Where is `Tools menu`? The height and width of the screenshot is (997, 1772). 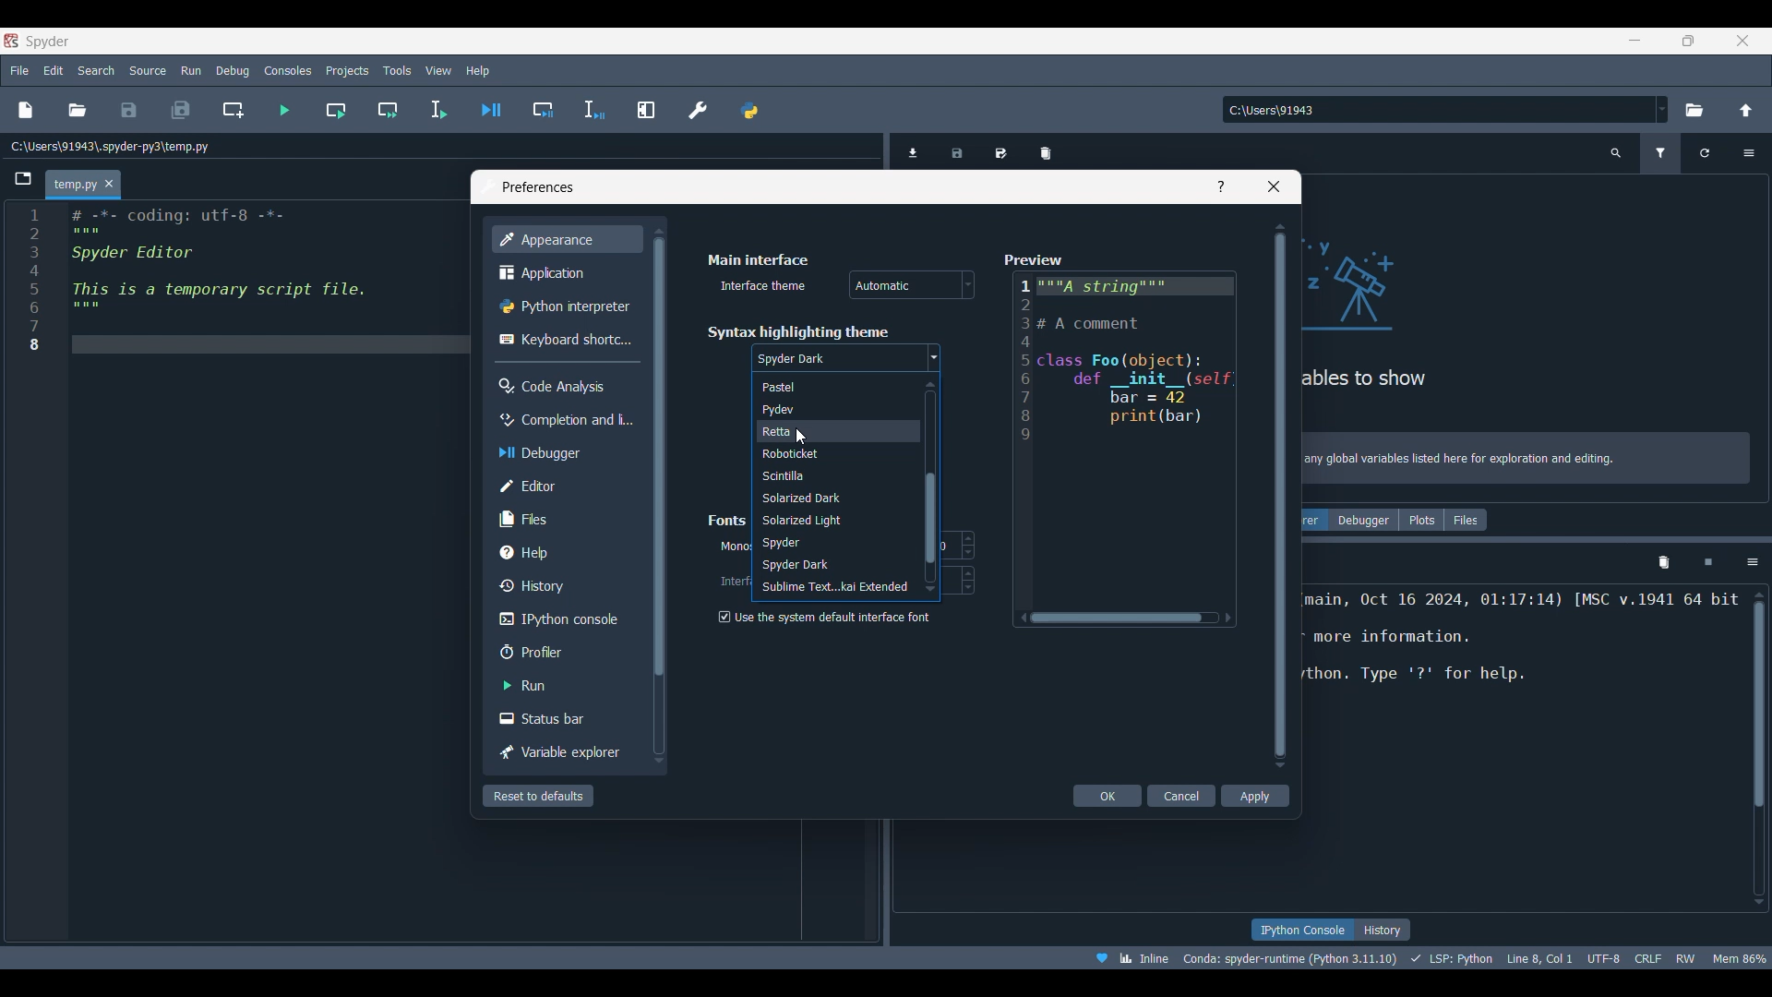
Tools menu is located at coordinates (396, 71).